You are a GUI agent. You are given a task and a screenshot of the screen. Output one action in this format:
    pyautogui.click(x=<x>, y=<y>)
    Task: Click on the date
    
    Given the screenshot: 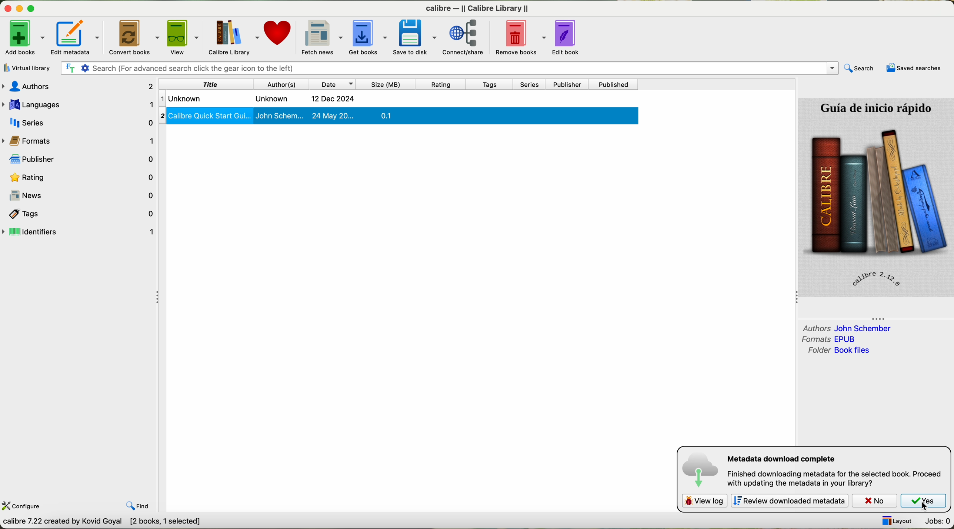 What is the action you would take?
    pyautogui.click(x=333, y=84)
    